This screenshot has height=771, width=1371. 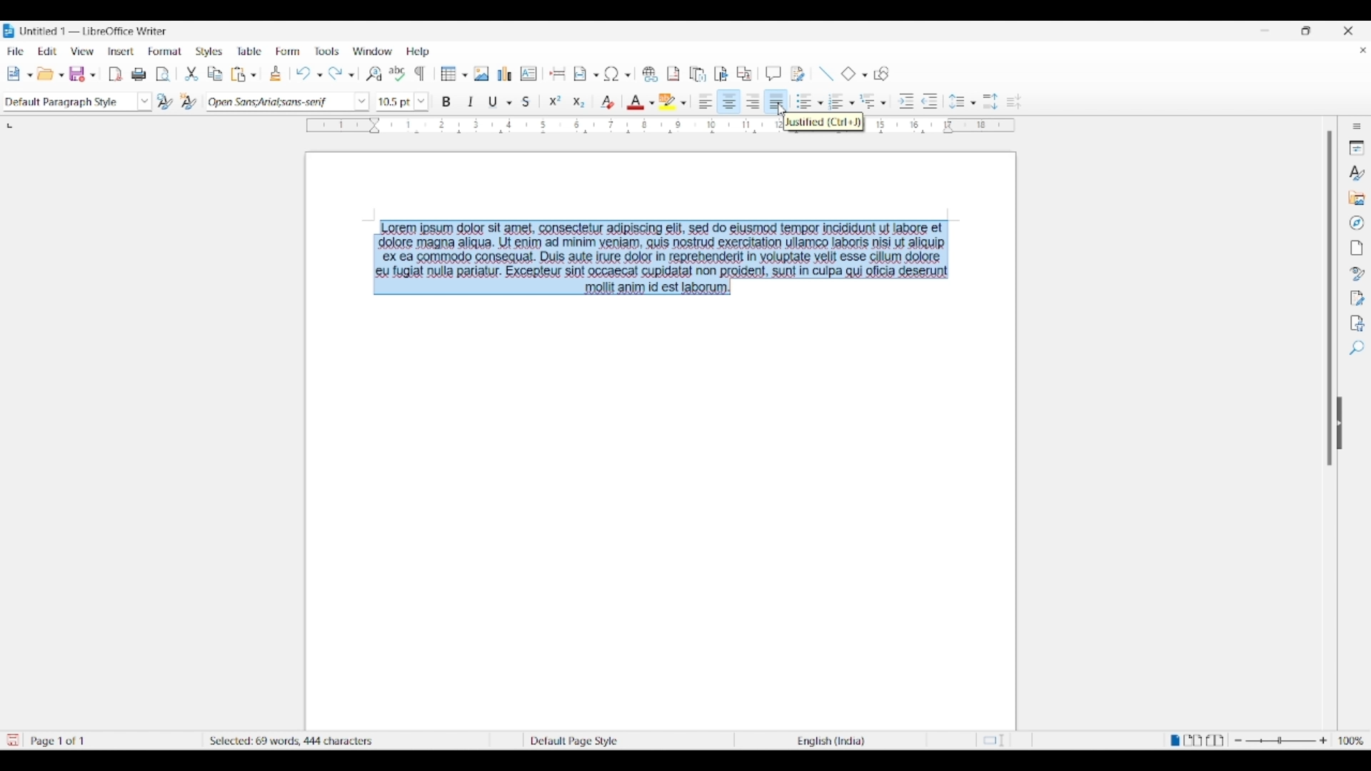 I want to click on Insert chart, so click(x=505, y=74).